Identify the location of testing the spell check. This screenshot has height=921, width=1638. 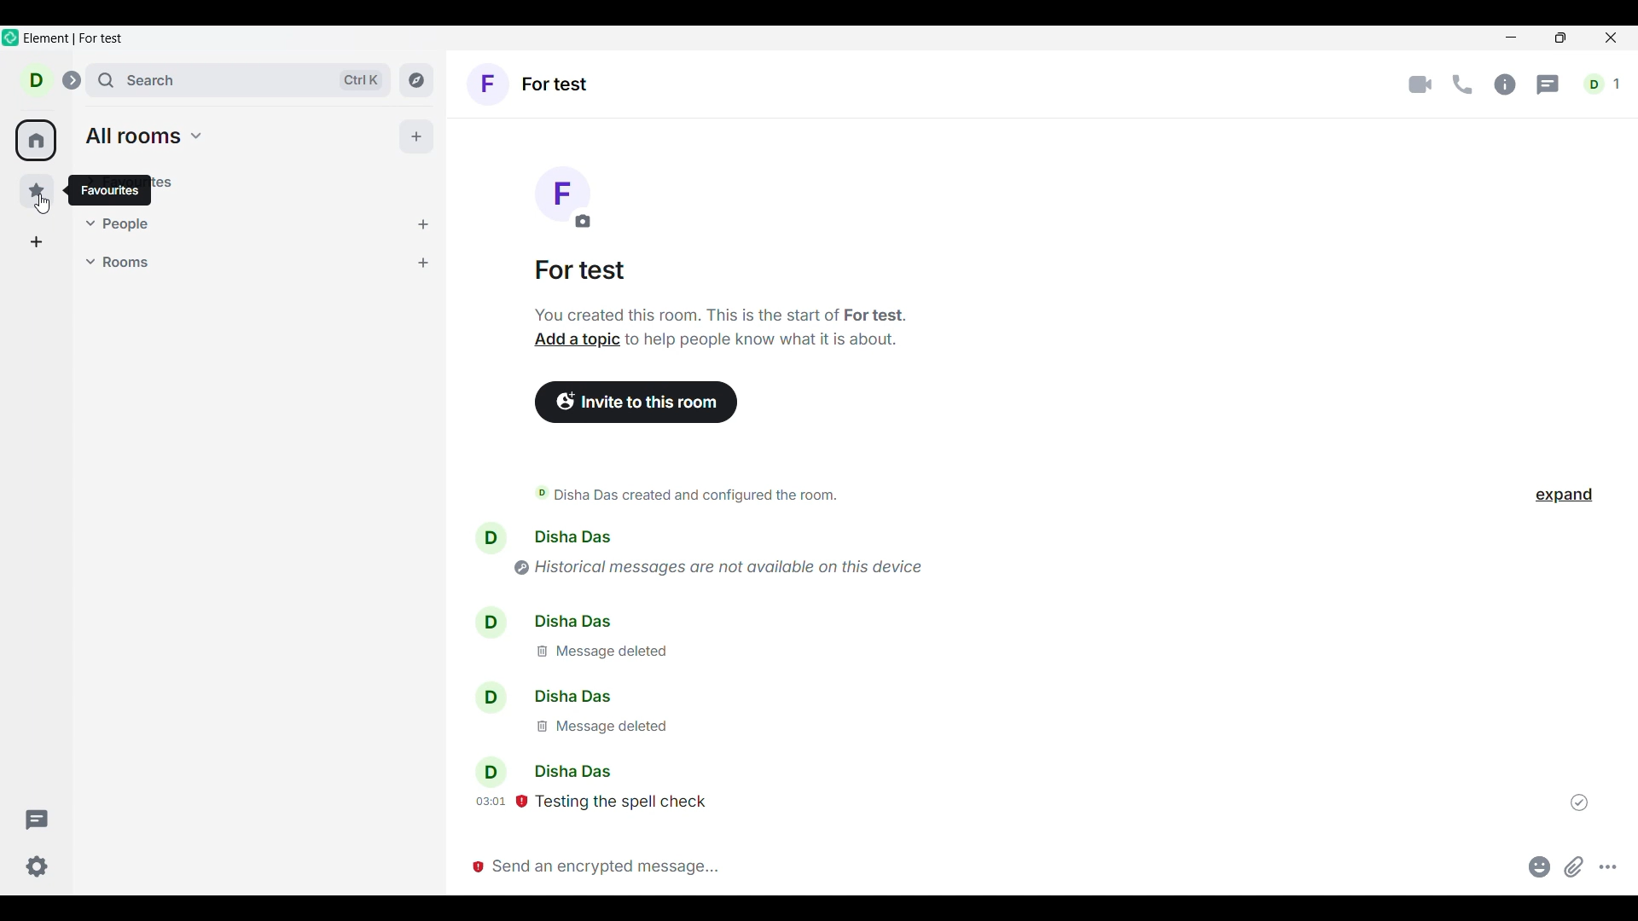
(621, 806).